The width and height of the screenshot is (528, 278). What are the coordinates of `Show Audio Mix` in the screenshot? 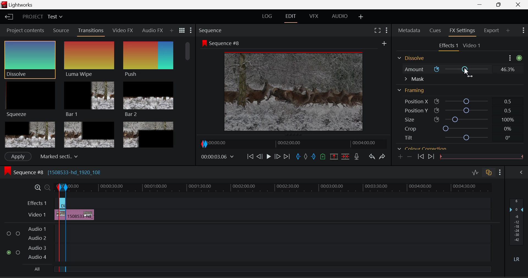 It's located at (521, 173).